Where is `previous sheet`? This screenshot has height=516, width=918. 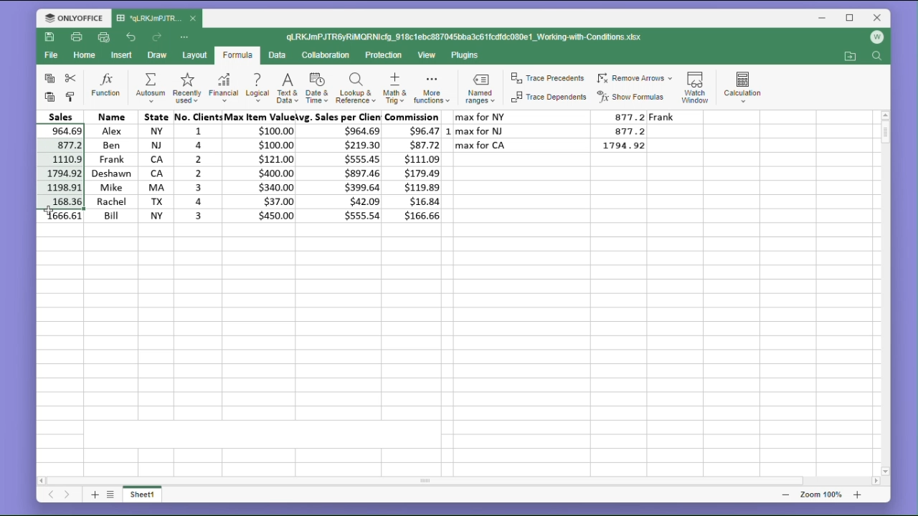
previous sheet is located at coordinates (50, 497).